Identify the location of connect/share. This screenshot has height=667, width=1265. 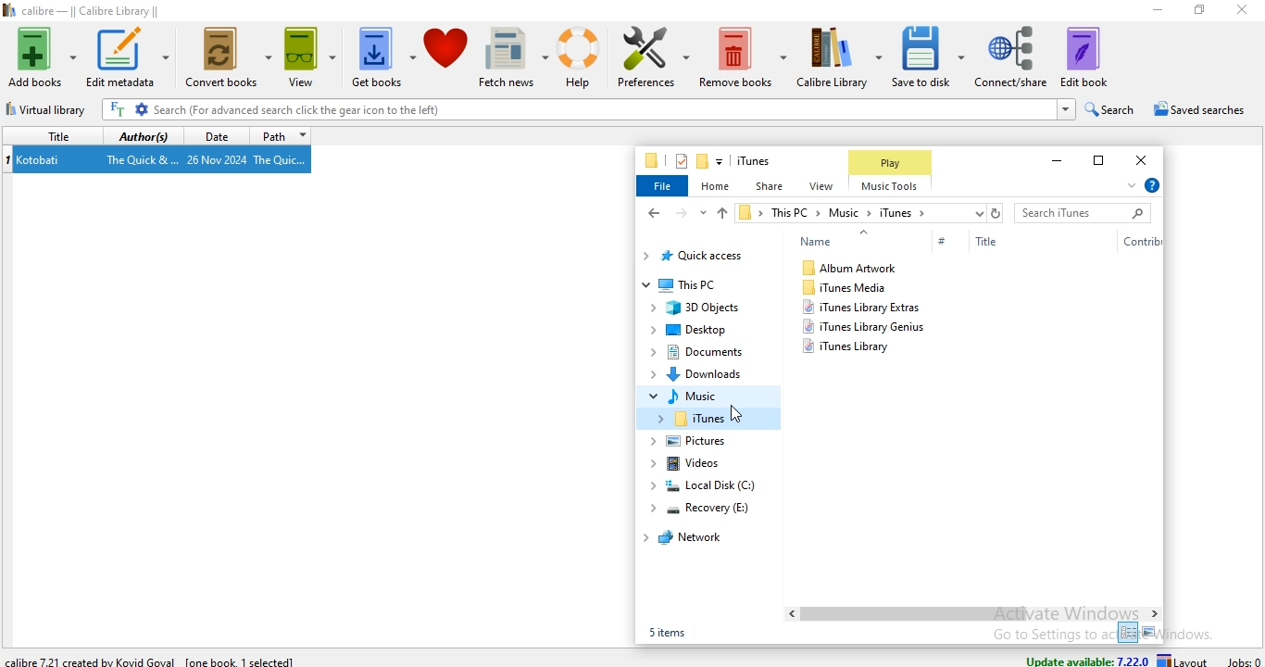
(1011, 57).